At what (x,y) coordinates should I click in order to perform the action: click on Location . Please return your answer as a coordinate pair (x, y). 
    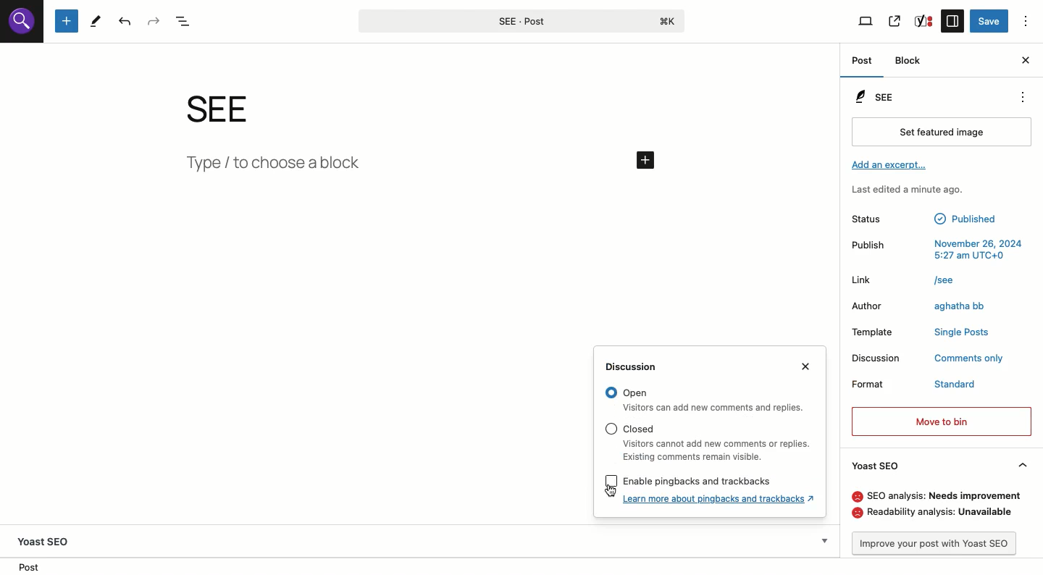
    Looking at the image, I should click on (31, 566).